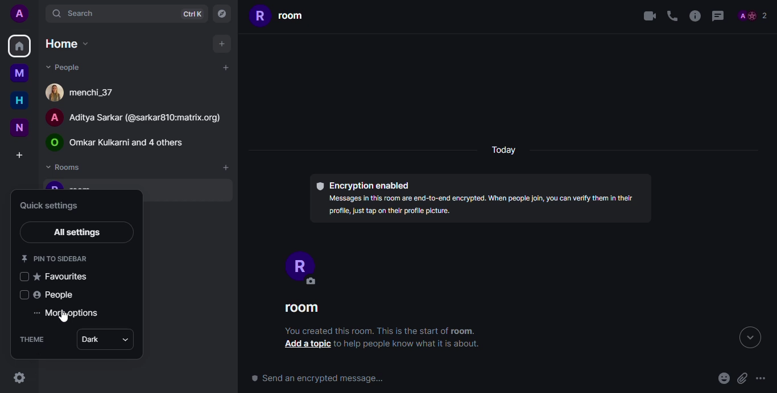 Image resolution: width=777 pixels, height=393 pixels. I want to click on Aditya Sarkar room, so click(140, 117).